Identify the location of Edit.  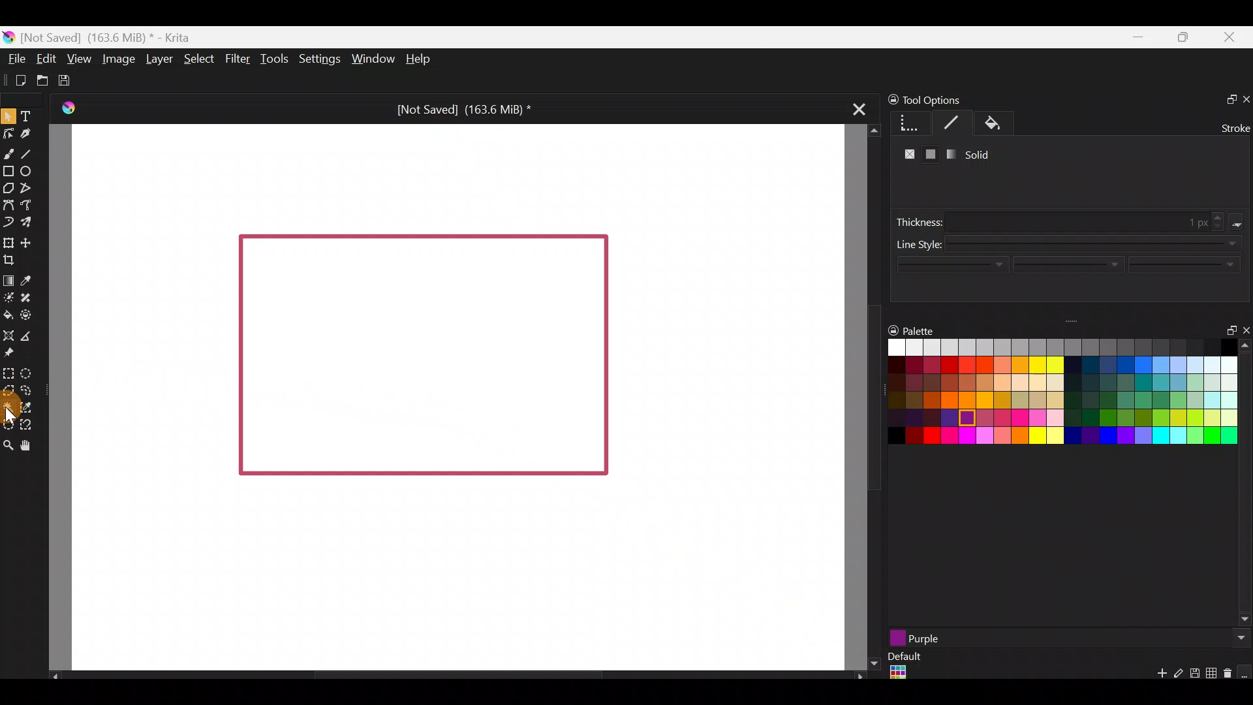
(46, 59).